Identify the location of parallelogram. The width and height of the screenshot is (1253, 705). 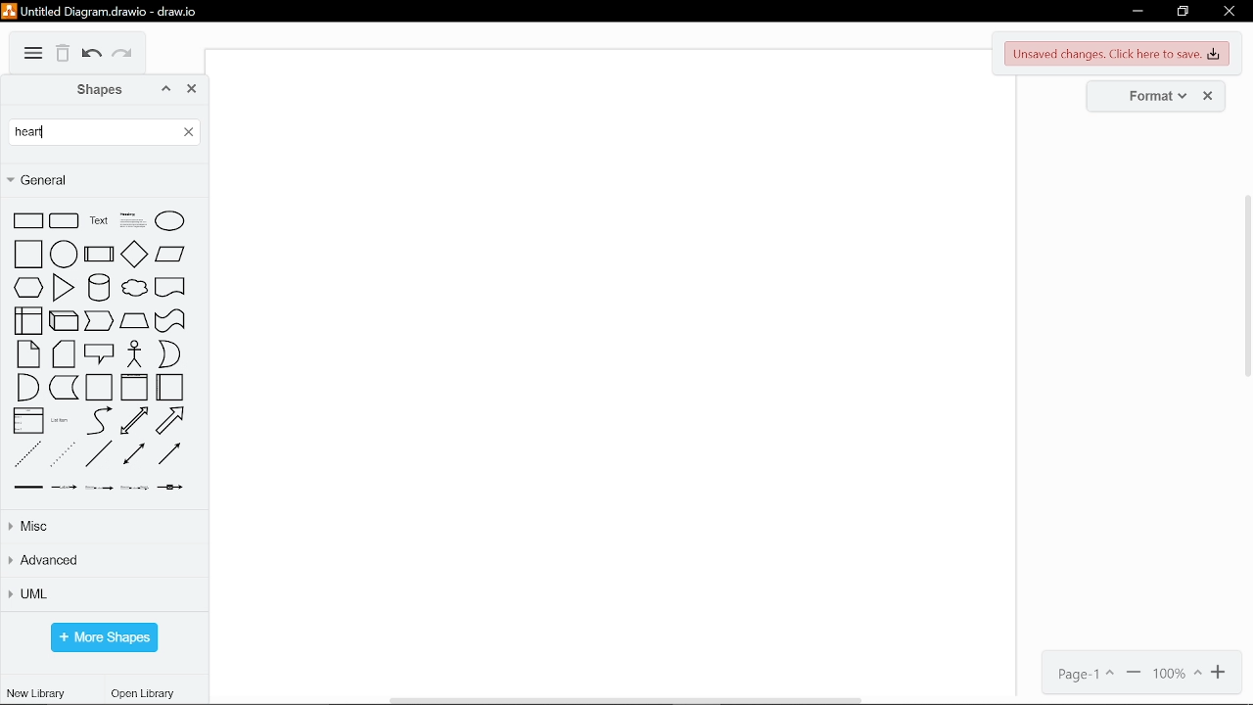
(171, 254).